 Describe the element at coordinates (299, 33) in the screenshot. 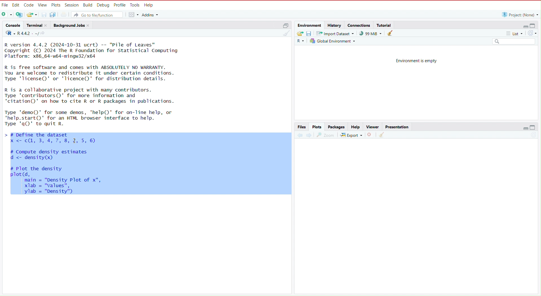

I see `load workspace` at that location.